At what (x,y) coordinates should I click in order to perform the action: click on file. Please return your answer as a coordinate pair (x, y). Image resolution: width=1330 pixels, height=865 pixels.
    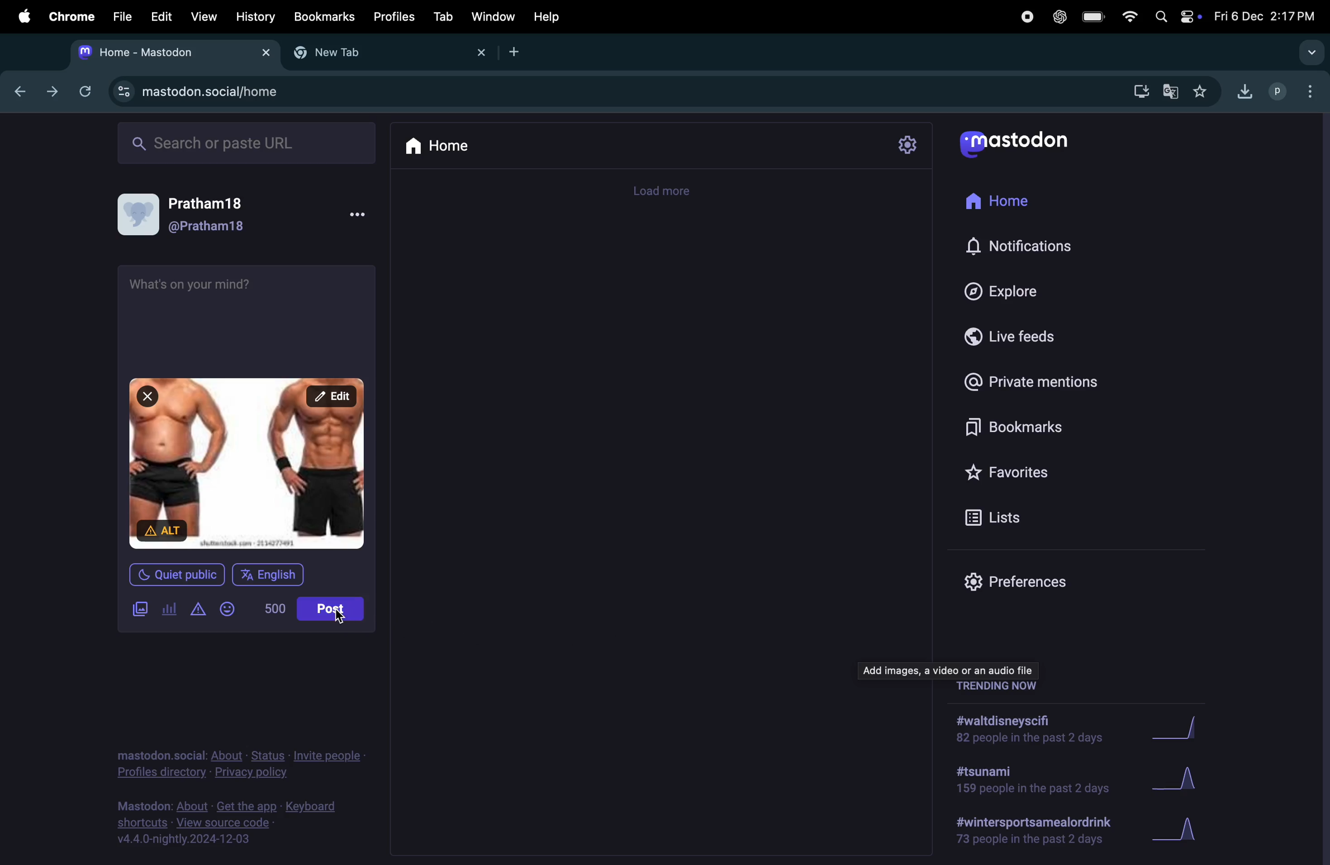
    Looking at the image, I should click on (122, 17).